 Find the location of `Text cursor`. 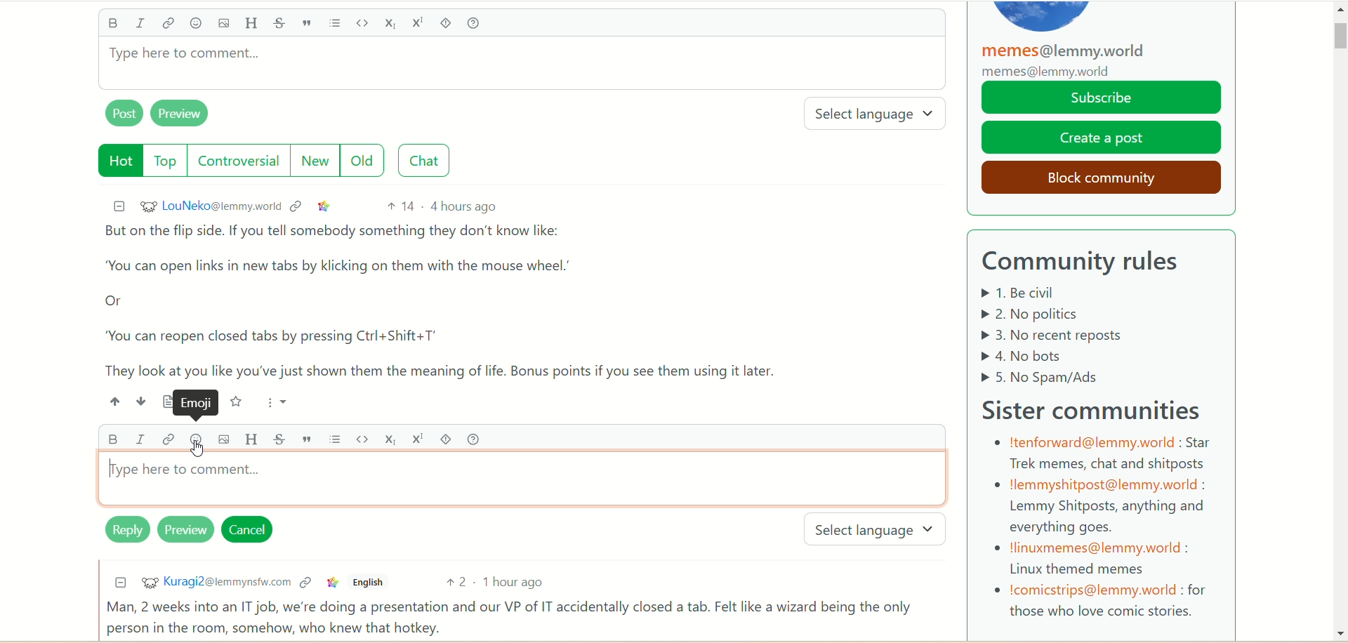

Text cursor is located at coordinates (108, 473).